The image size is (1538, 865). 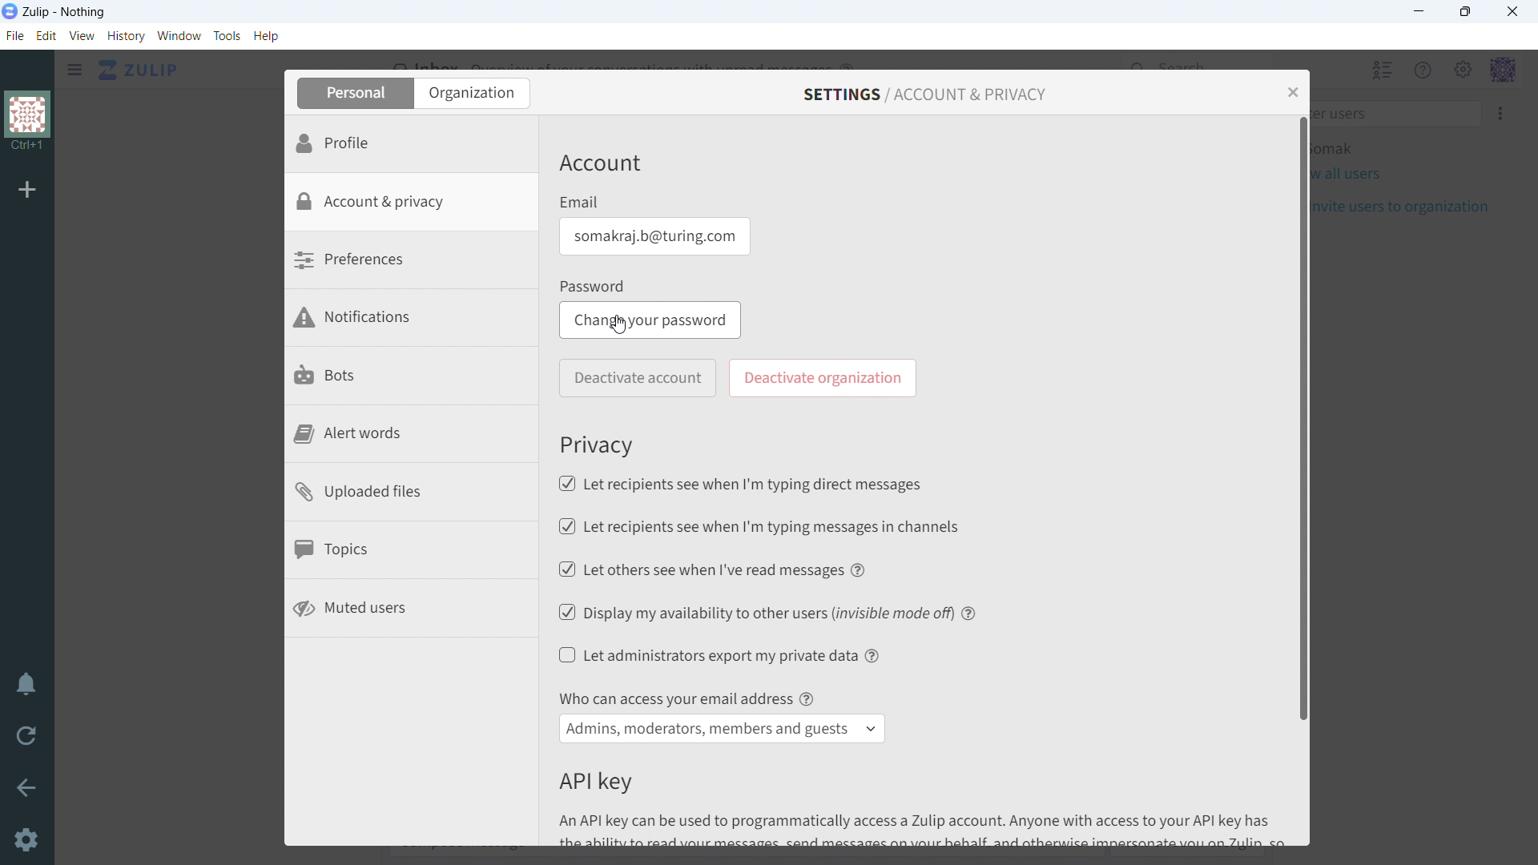 What do you see at coordinates (75, 70) in the screenshot?
I see `click to see sidebar menu` at bounding box center [75, 70].